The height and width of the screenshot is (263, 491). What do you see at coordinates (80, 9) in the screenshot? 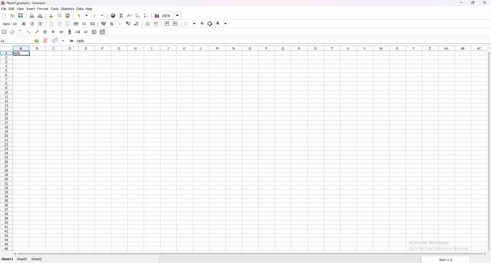
I see `data` at bounding box center [80, 9].